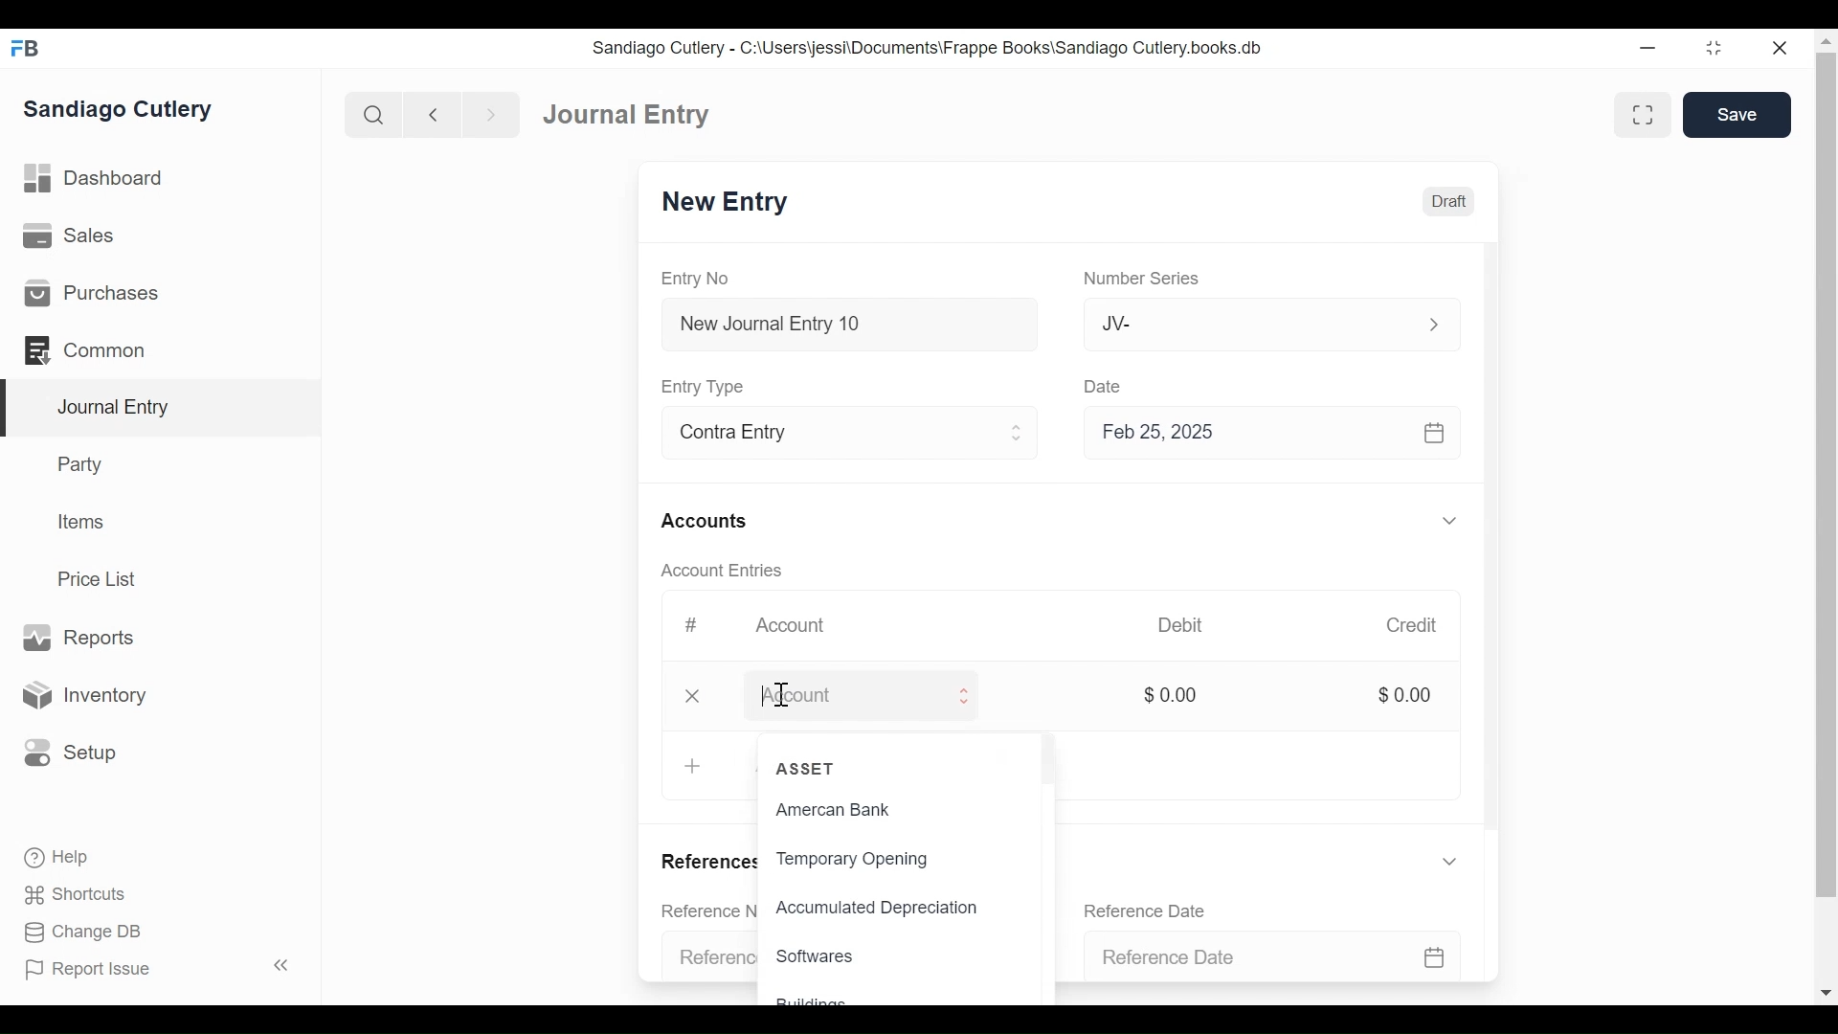 The width and height of the screenshot is (1838, 1034). What do you see at coordinates (54, 855) in the screenshot?
I see `Help` at bounding box center [54, 855].